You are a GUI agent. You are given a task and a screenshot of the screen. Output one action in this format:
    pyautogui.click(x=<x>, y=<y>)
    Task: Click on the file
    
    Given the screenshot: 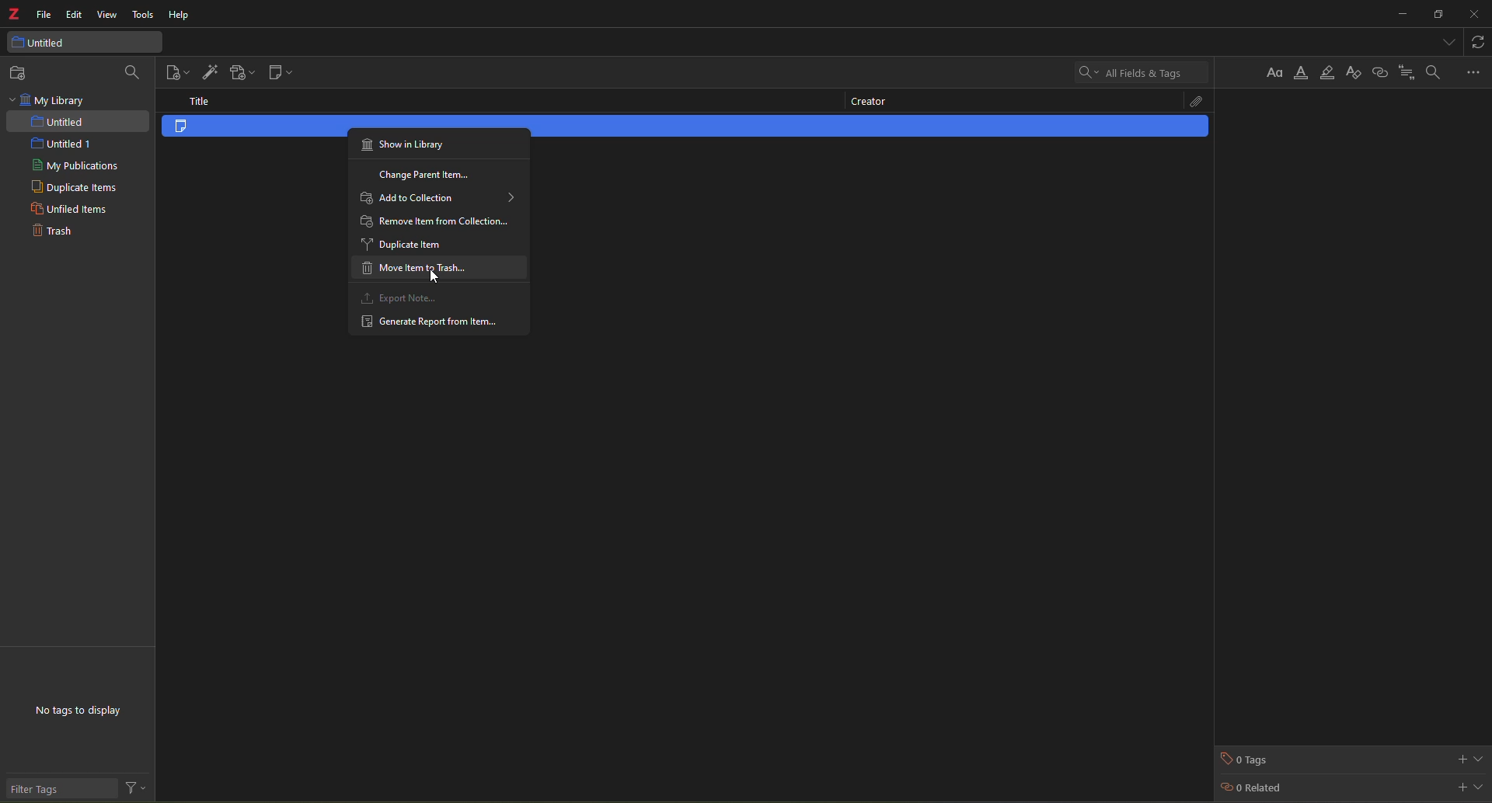 What is the action you would take?
    pyautogui.click(x=45, y=15)
    